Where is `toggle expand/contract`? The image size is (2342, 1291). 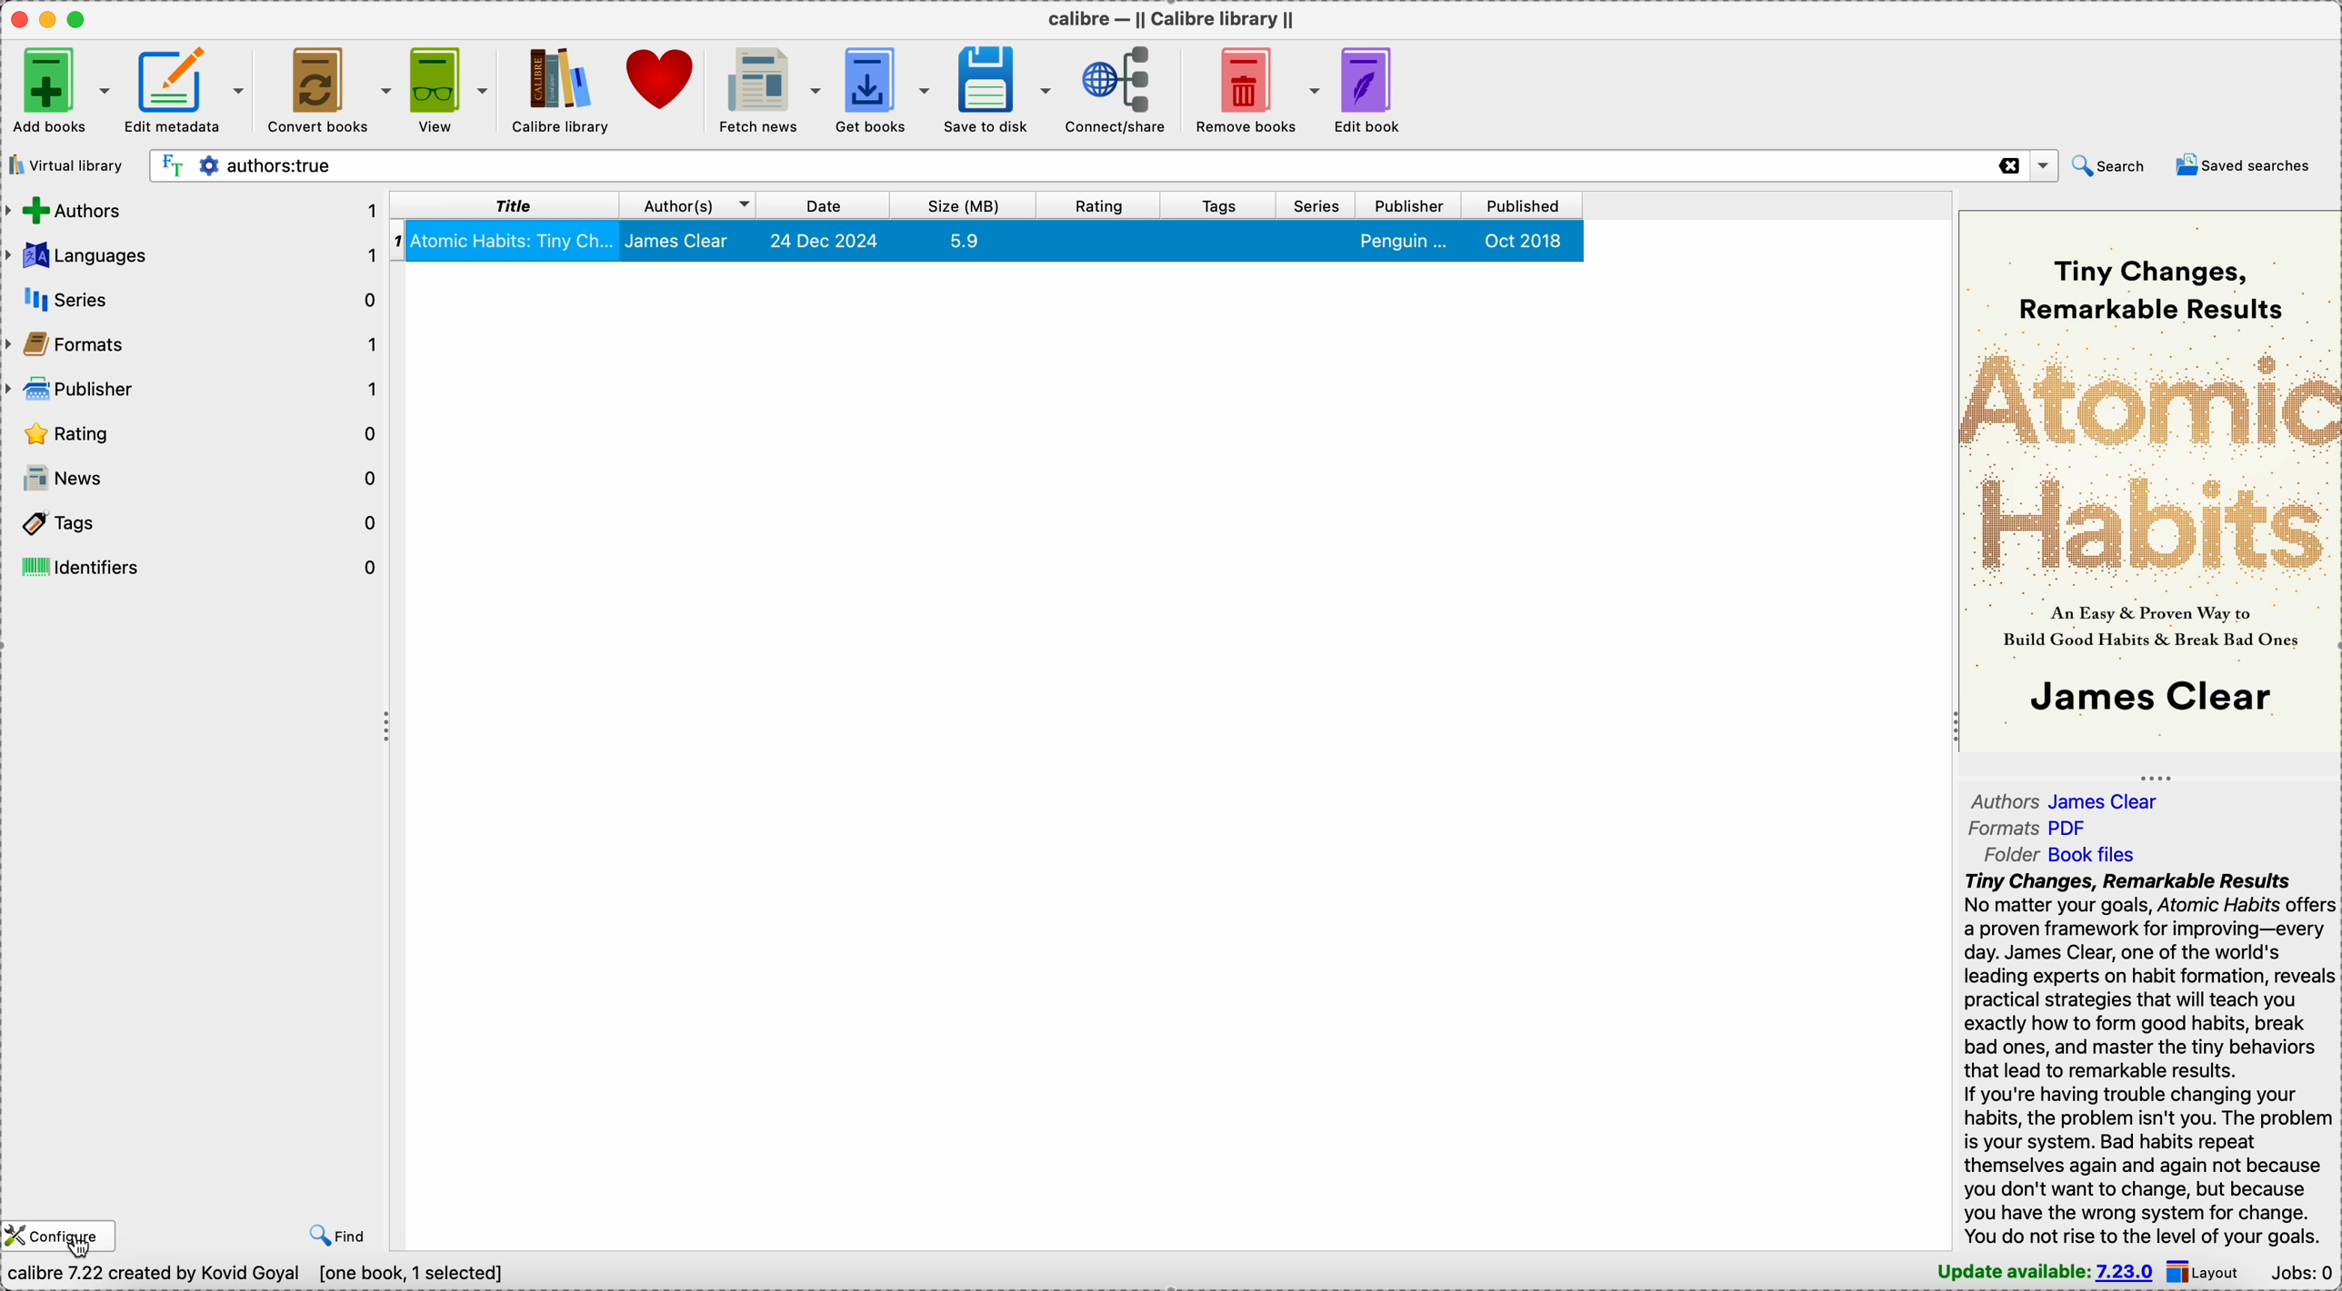
toggle expand/contract is located at coordinates (2155, 778).